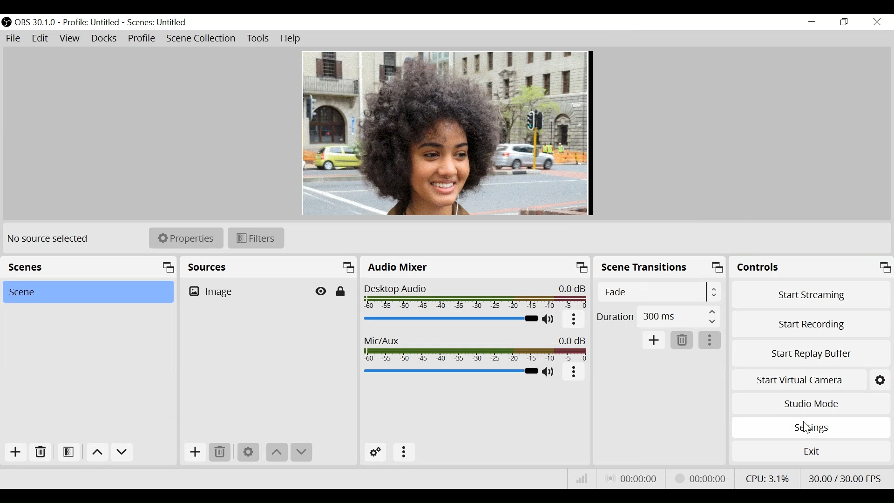 Image resolution: width=894 pixels, height=503 pixels. What do you see at coordinates (804, 428) in the screenshot?
I see `Cursor` at bounding box center [804, 428].